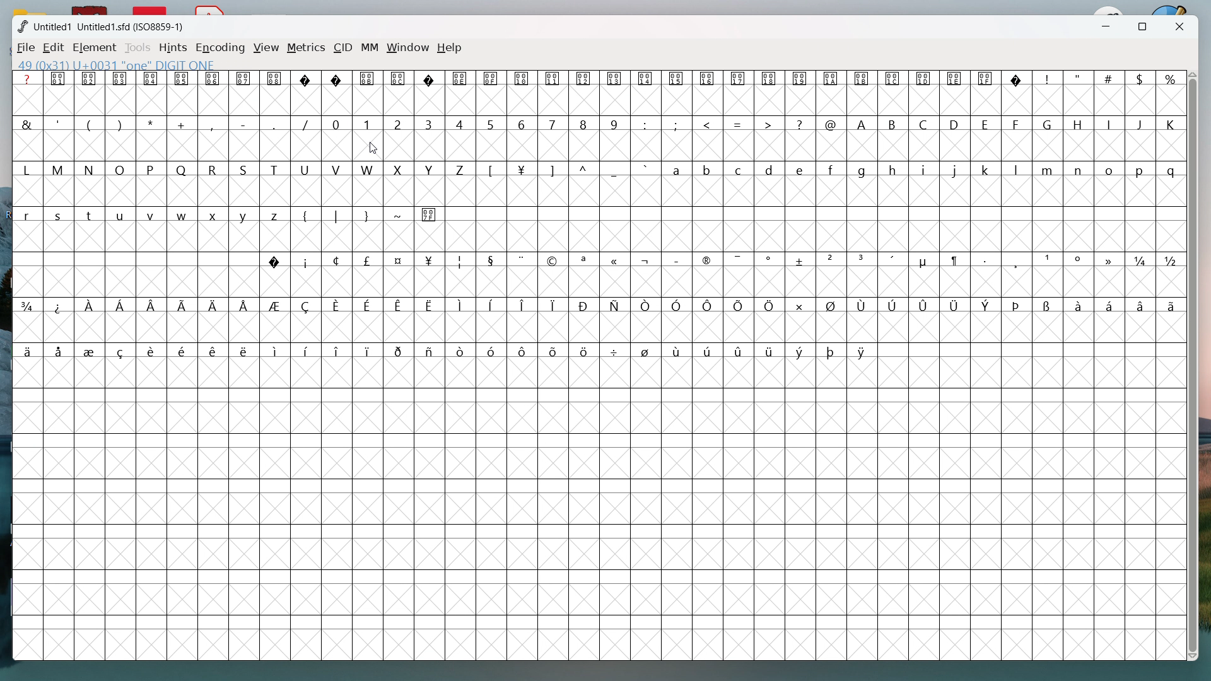 The image size is (1211, 681). What do you see at coordinates (1020, 260) in the screenshot?
I see `symbol` at bounding box center [1020, 260].